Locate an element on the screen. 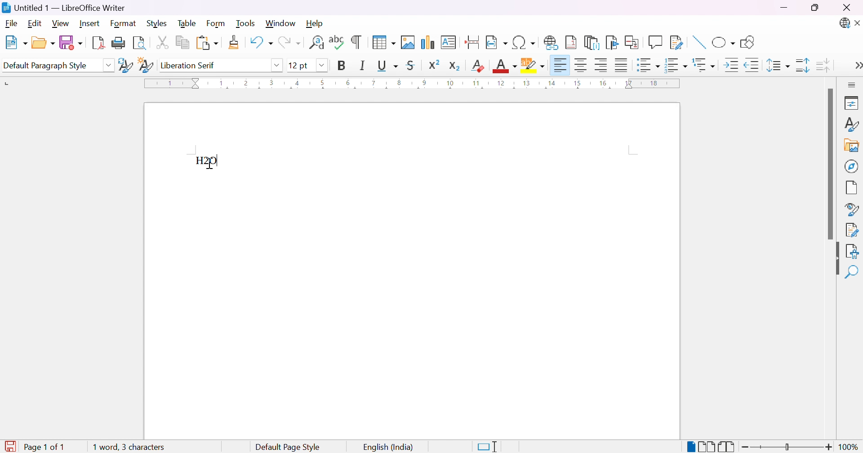 Image resolution: width=863 pixels, height=453 pixels. Accessibility check is located at coordinates (852, 251).